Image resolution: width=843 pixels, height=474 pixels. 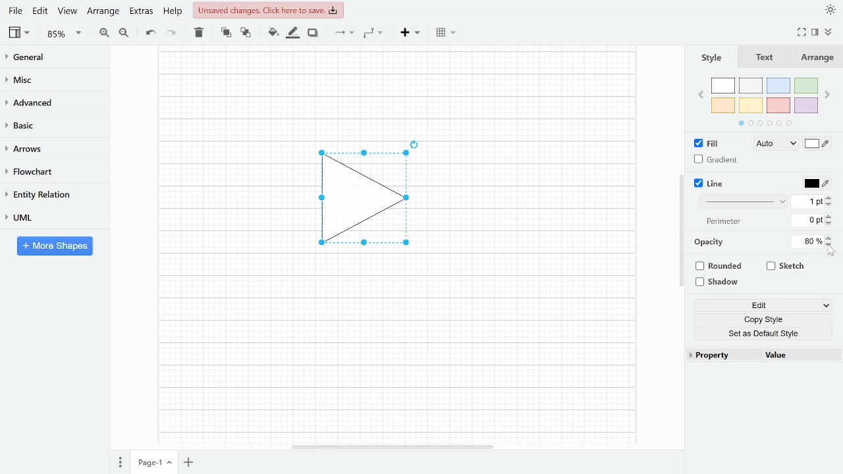 What do you see at coordinates (226, 32) in the screenshot?
I see `To front` at bounding box center [226, 32].